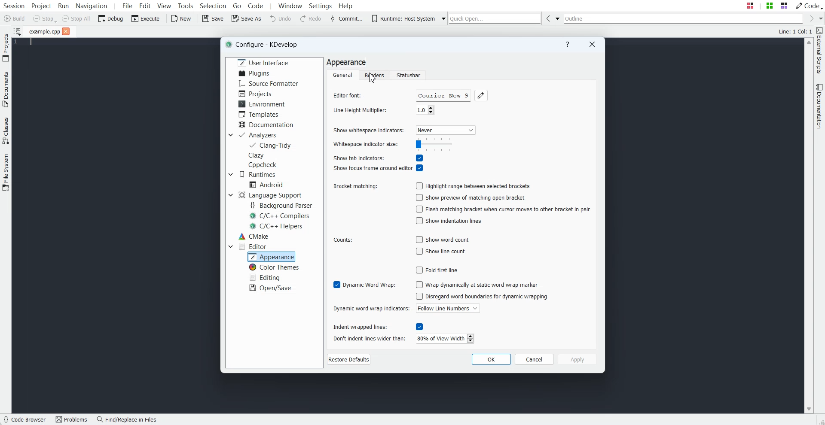 The height and width of the screenshot is (425, 825). I want to click on Borders, so click(375, 75).